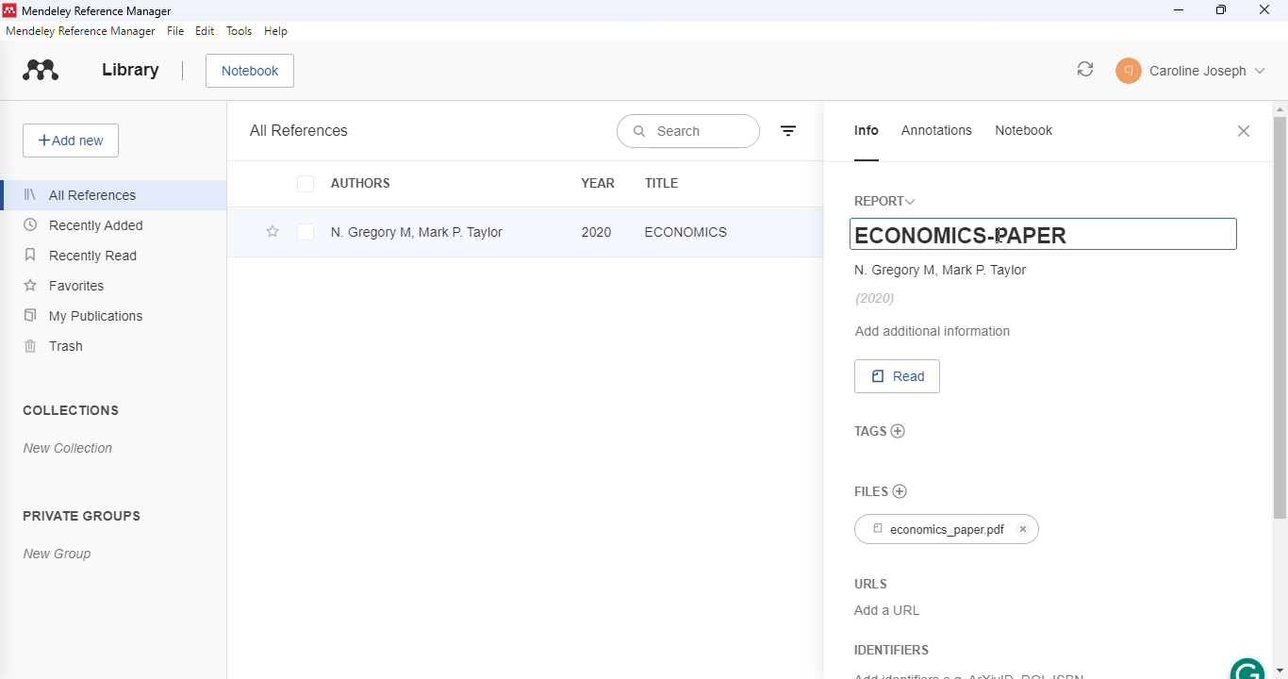 The height and width of the screenshot is (679, 1288). Describe the element at coordinates (1247, 668) in the screenshot. I see `grammarly extension` at that location.